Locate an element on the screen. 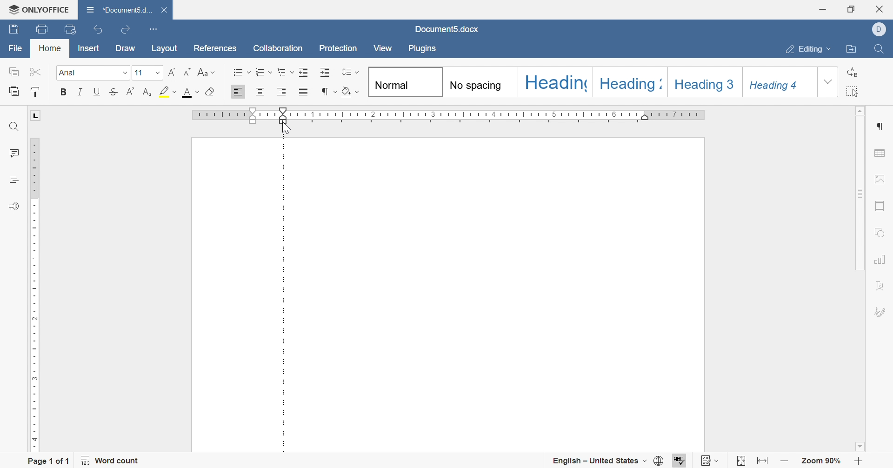  nonprinting characters is located at coordinates (327, 91).